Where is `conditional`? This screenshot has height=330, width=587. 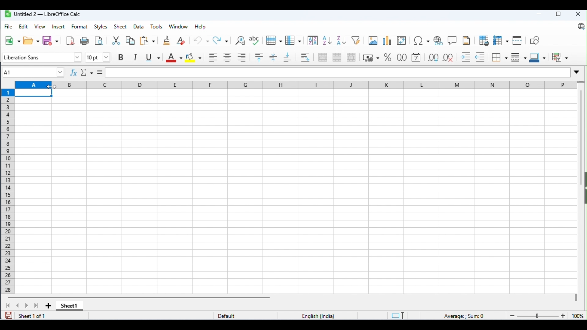 conditional is located at coordinates (559, 56).